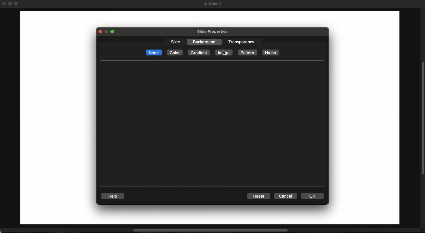 The height and width of the screenshot is (233, 425). I want to click on Reset, so click(258, 196).